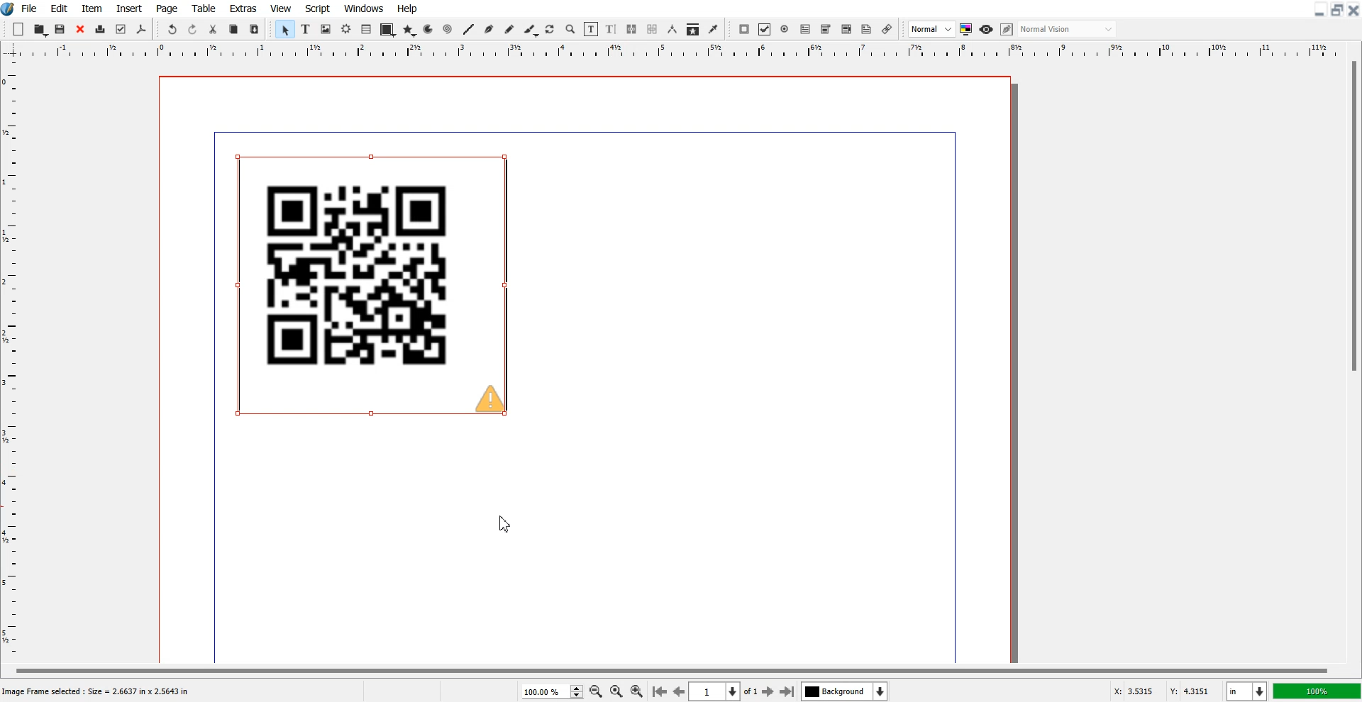  I want to click on Cut, so click(214, 28).